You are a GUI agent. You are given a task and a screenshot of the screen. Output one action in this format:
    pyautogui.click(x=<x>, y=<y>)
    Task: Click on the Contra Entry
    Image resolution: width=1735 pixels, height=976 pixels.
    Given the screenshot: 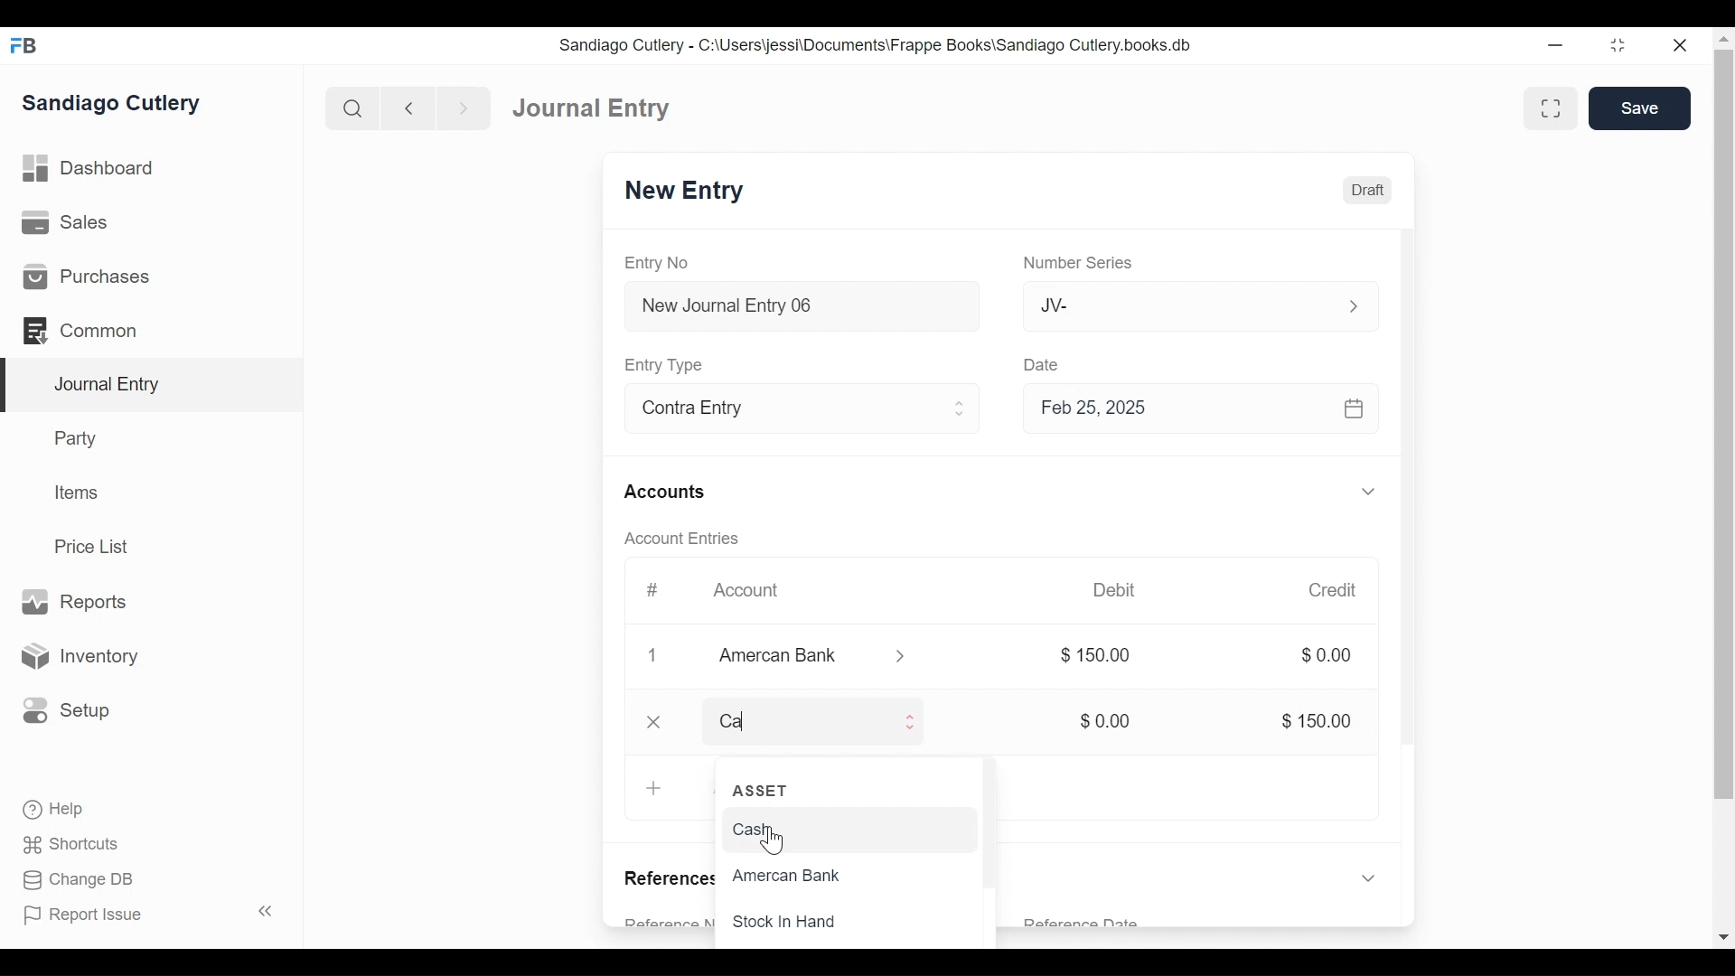 What is the action you would take?
    pyautogui.click(x=765, y=410)
    